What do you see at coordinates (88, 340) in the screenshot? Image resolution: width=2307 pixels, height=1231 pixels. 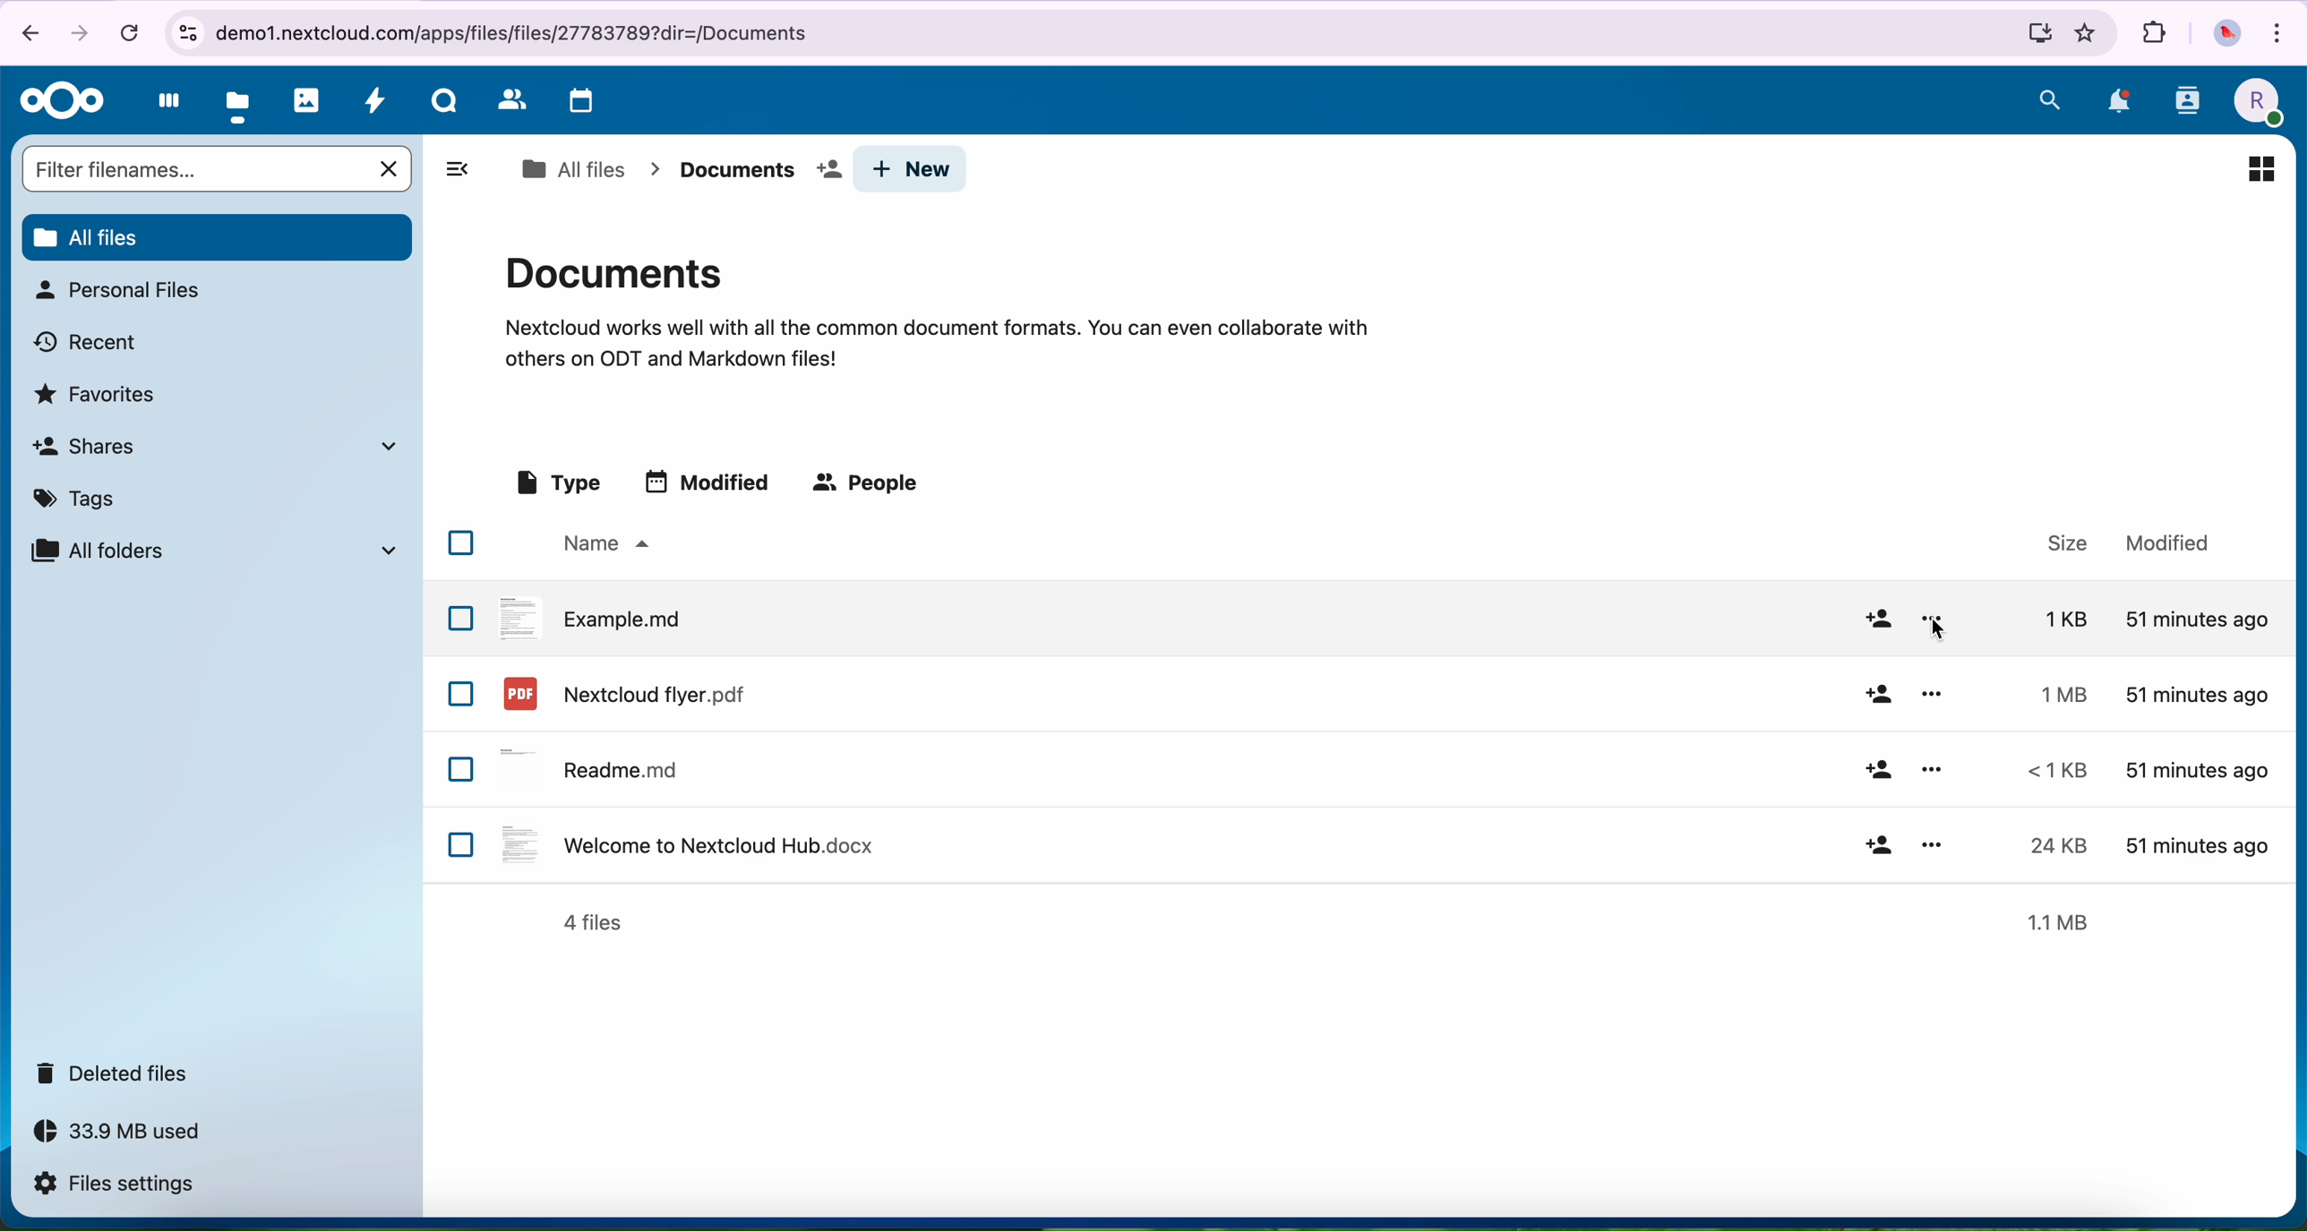 I see `recent` at bounding box center [88, 340].